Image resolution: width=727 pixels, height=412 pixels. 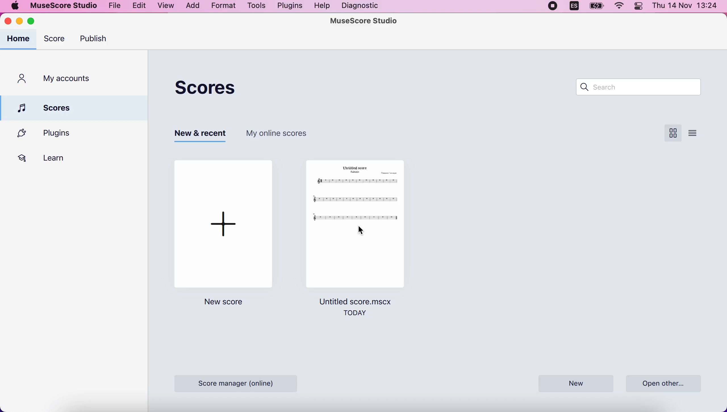 What do you see at coordinates (359, 311) in the screenshot?
I see `untitled score.mscx today` at bounding box center [359, 311].